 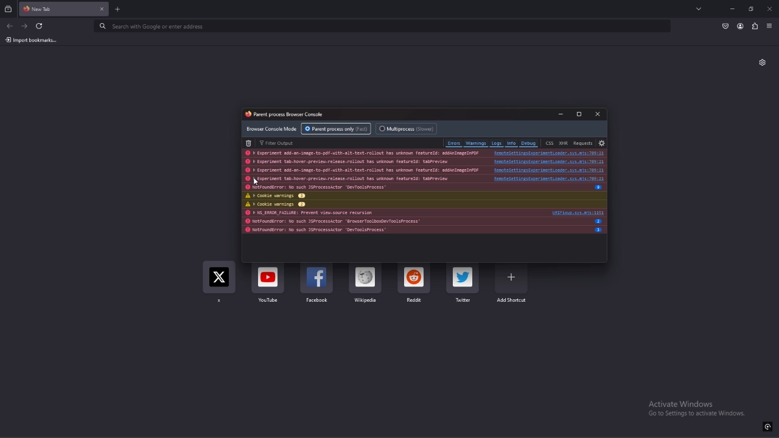 What do you see at coordinates (497, 144) in the screenshot?
I see `logs` at bounding box center [497, 144].